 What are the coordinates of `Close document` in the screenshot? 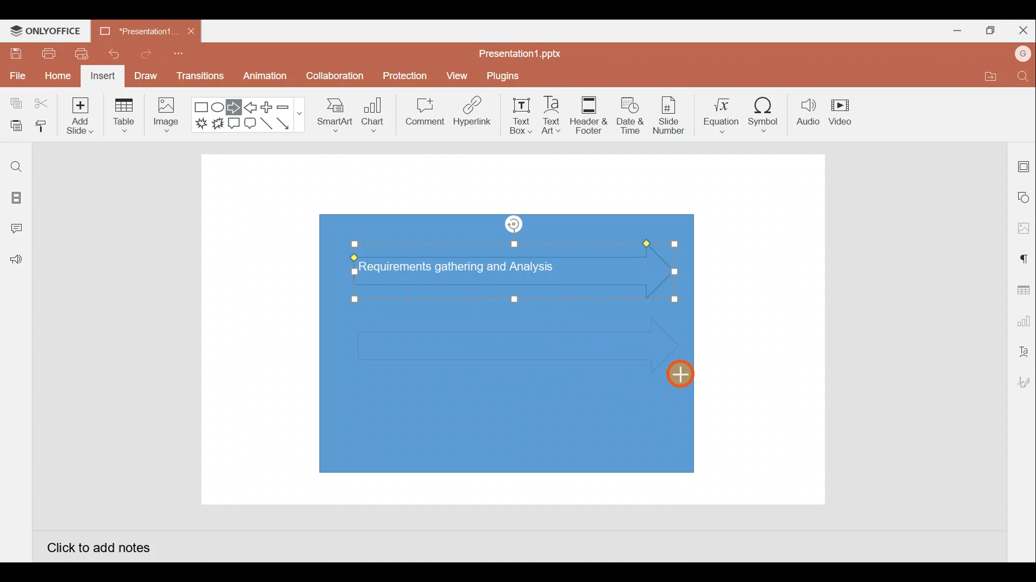 It's located at (191, 29).